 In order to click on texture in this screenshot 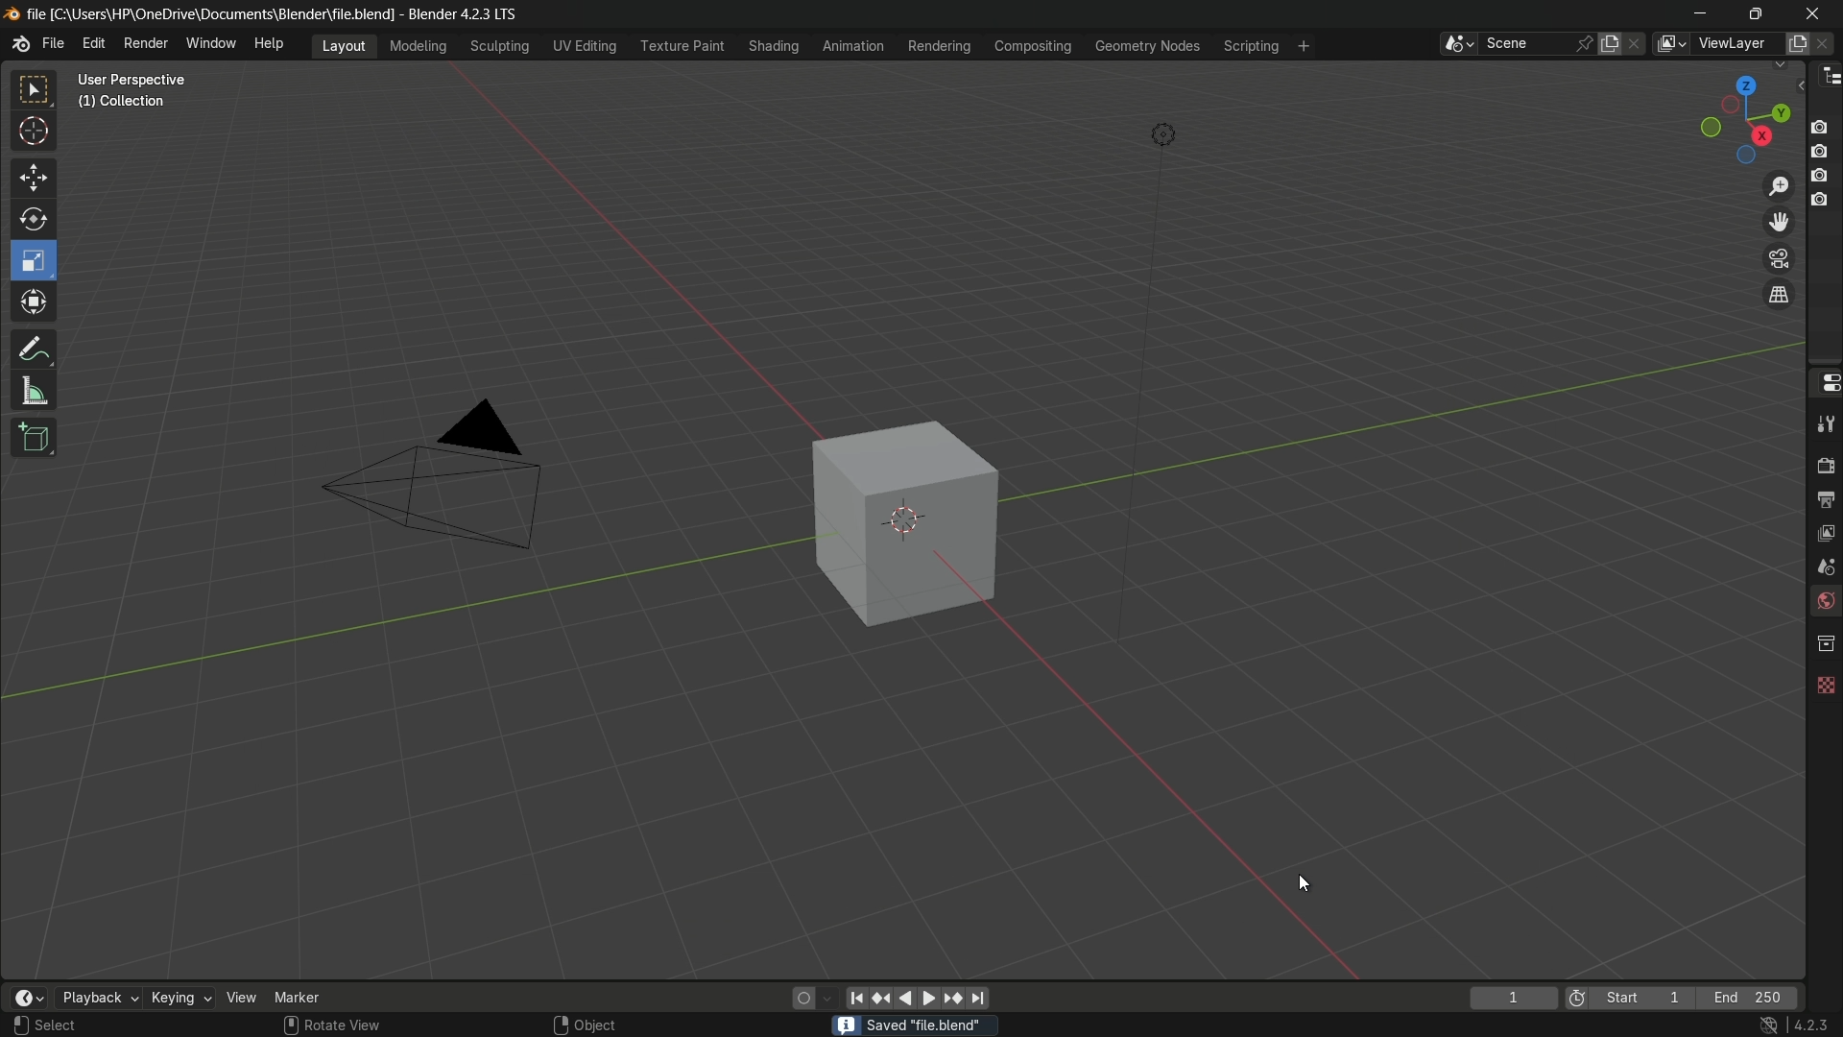, I will do `click(1824, 681)`.